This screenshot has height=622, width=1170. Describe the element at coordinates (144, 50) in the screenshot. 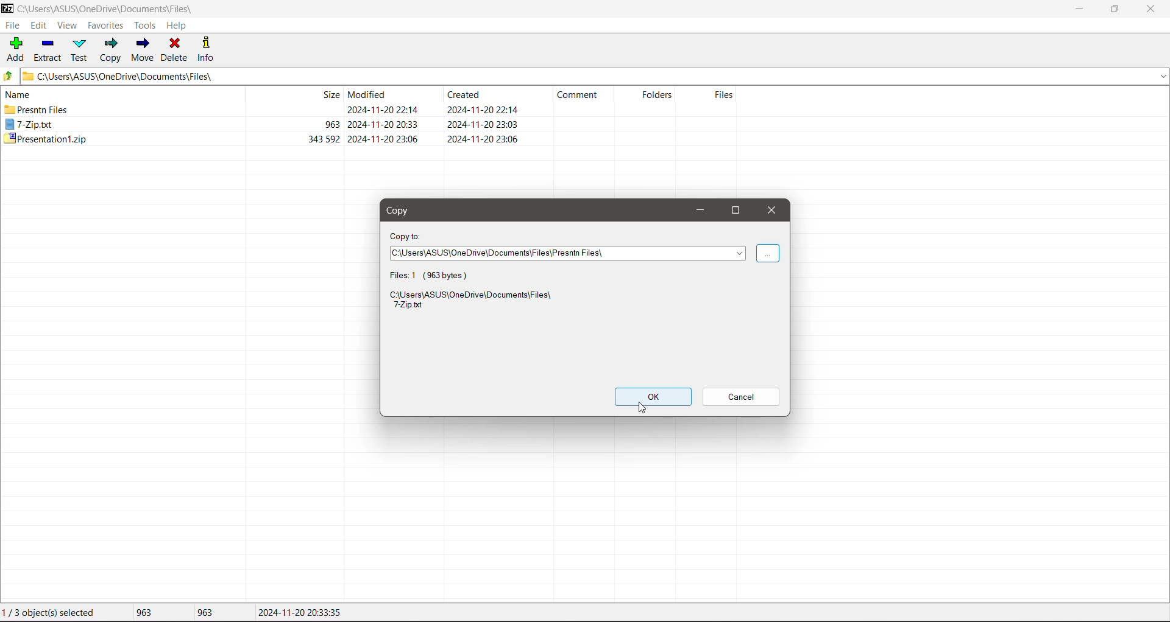

I see `Move` at that location.